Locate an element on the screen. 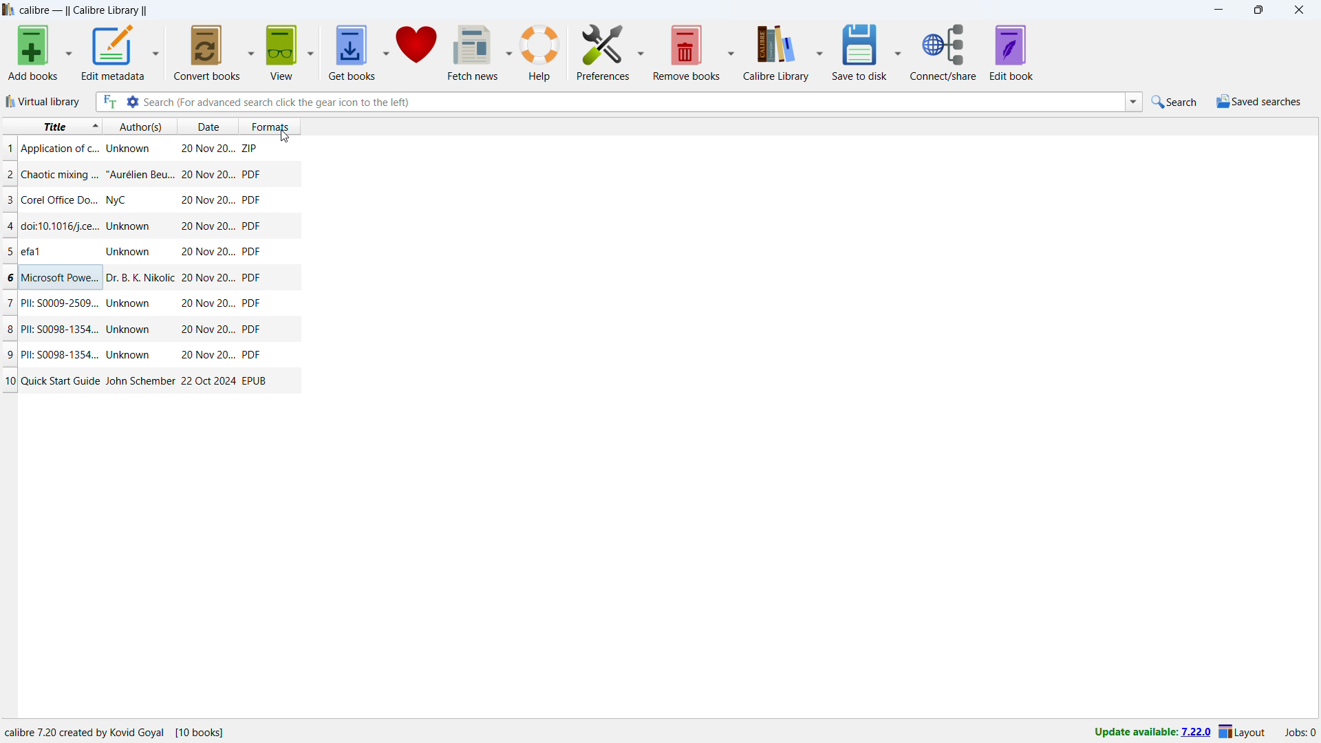 The height and width of the screenshot is (743, 1321). date is located at coordinates (208, 303).